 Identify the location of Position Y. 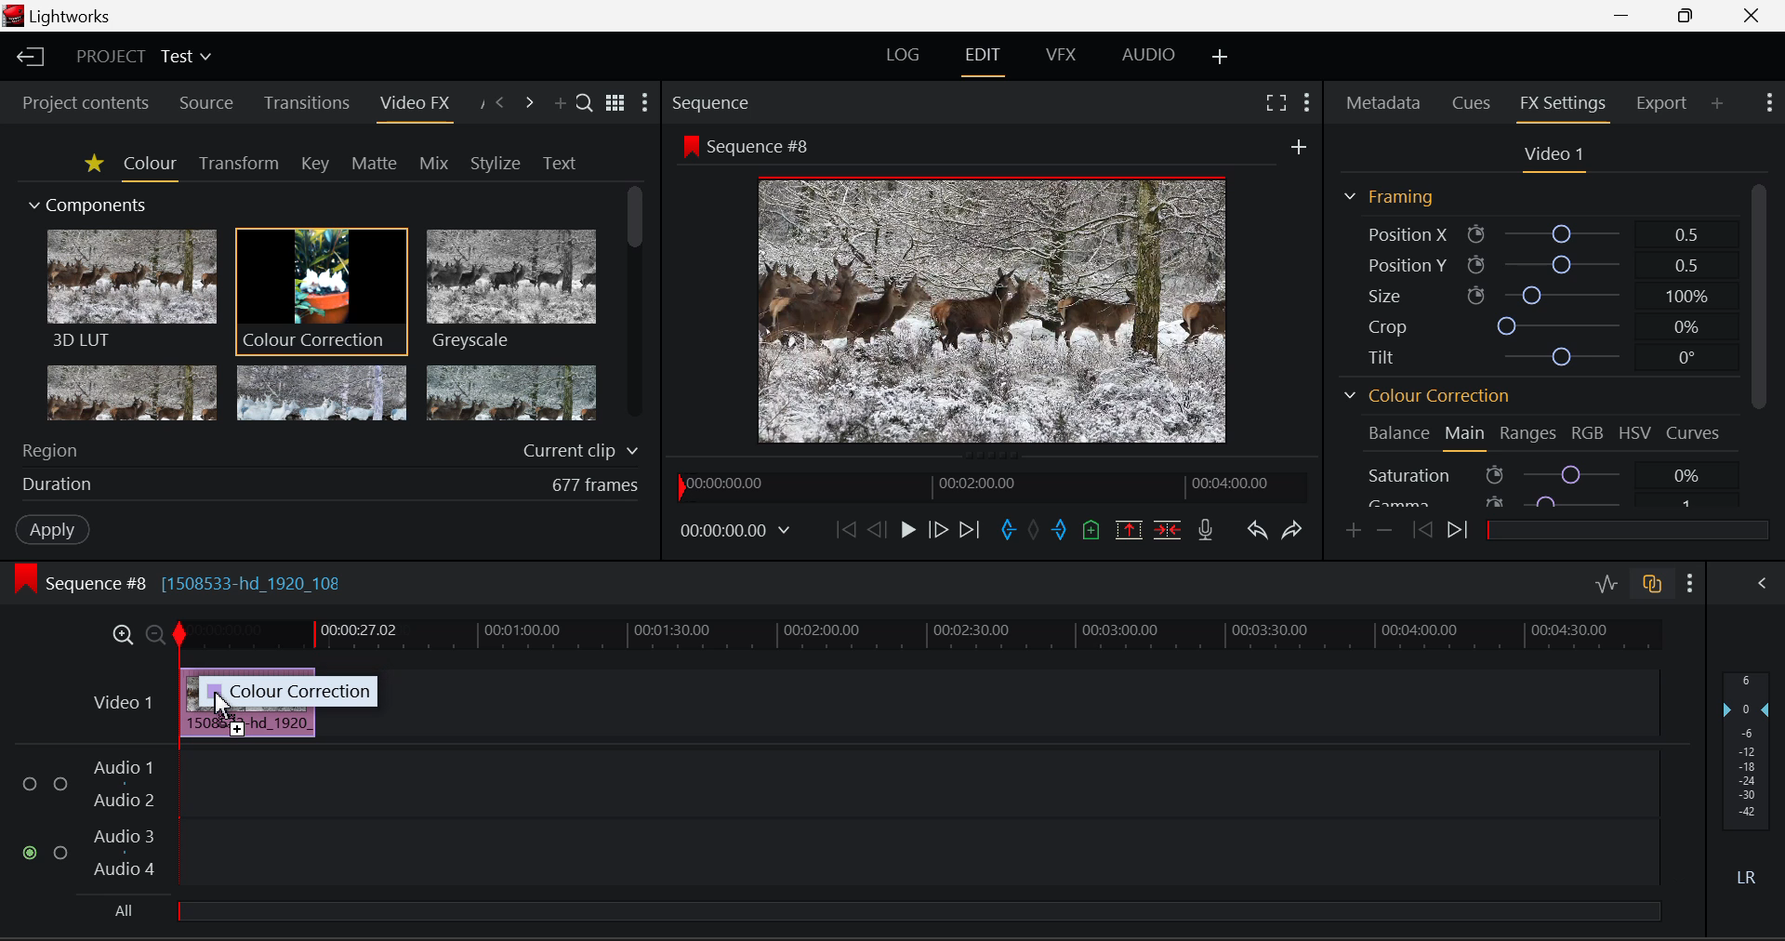
(1532, 264).